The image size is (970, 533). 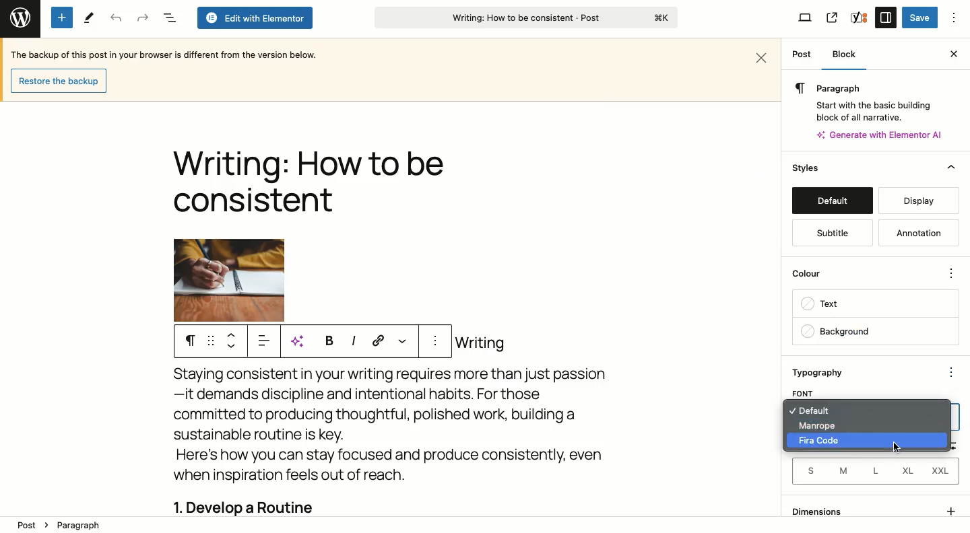 I want to click on Post, so click(x=28, y=522).